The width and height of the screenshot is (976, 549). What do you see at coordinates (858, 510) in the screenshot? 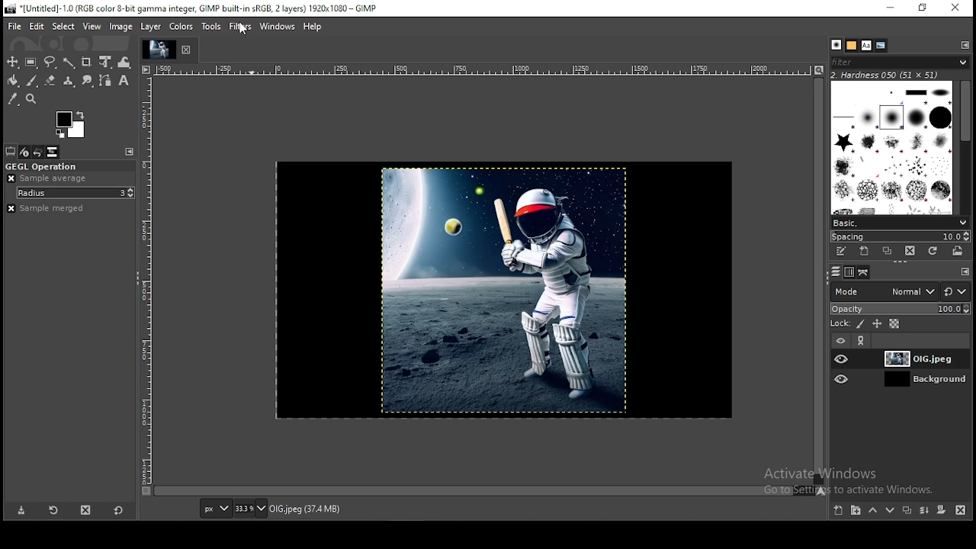
I see `create a new layer group` at bounding box center [858, 510].